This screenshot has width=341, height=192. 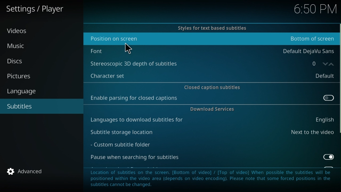 What do you see at coordinates (213, 158) in the screenshot?
I see `Pause when searching for subtitles` at bounding box center [213, 158].